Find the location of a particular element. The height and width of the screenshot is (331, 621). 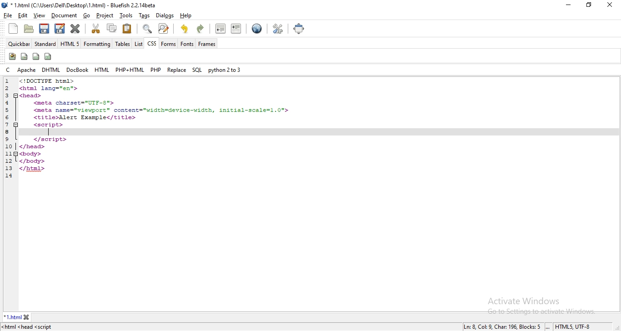

HTMLS, UTF-8 is located at coordinates (573, 327).